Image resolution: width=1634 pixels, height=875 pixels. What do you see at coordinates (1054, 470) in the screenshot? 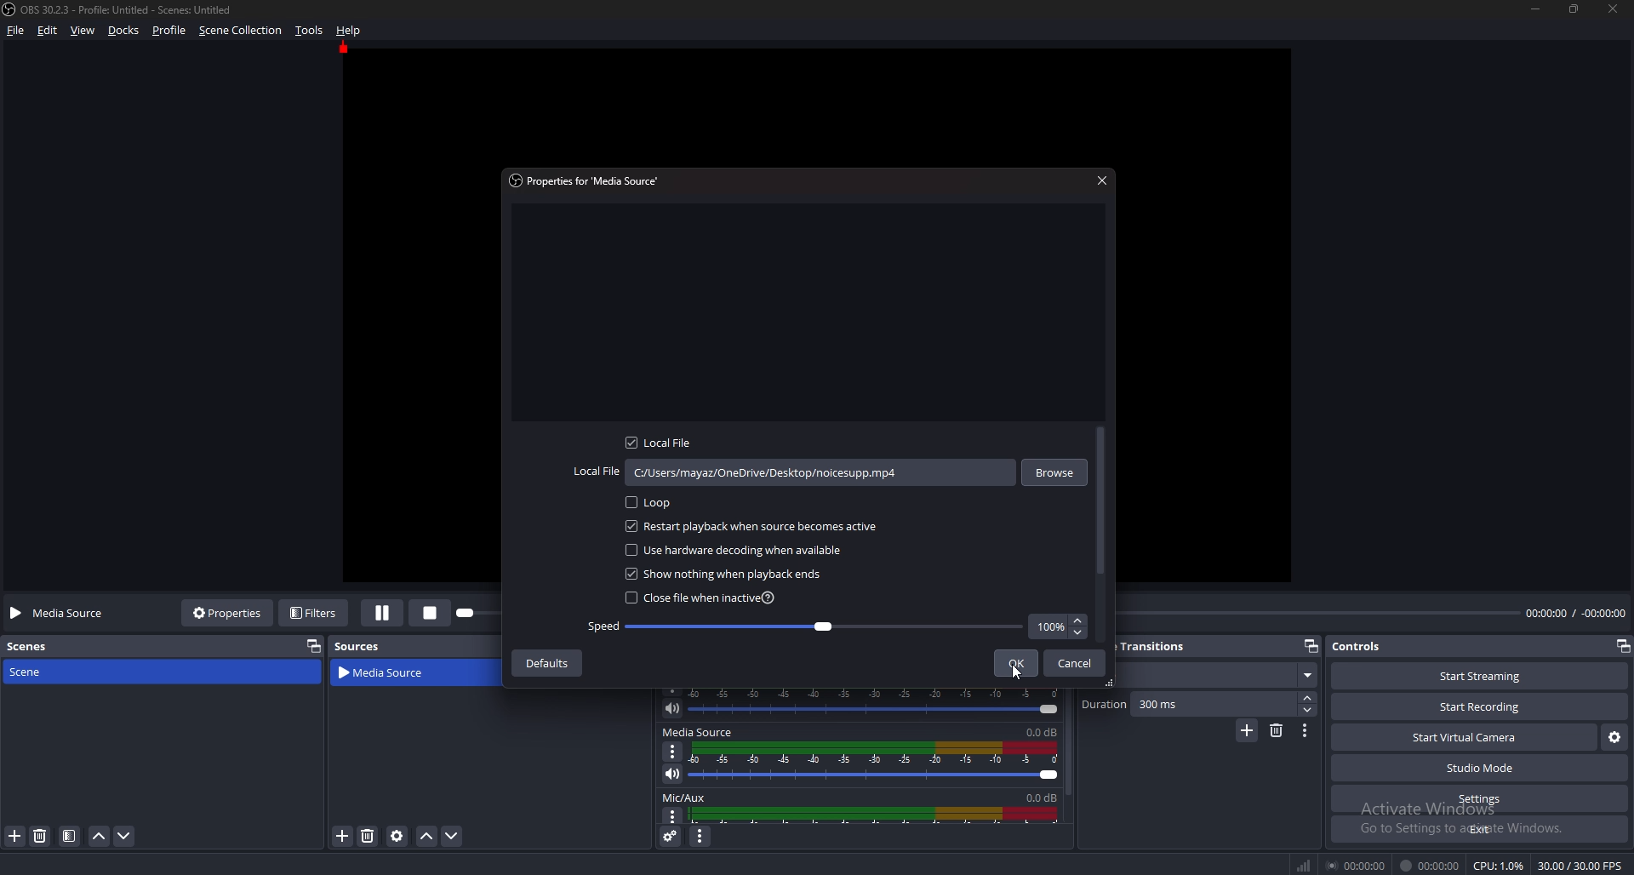
I see `Browse` at bounding box center [1054, 470].